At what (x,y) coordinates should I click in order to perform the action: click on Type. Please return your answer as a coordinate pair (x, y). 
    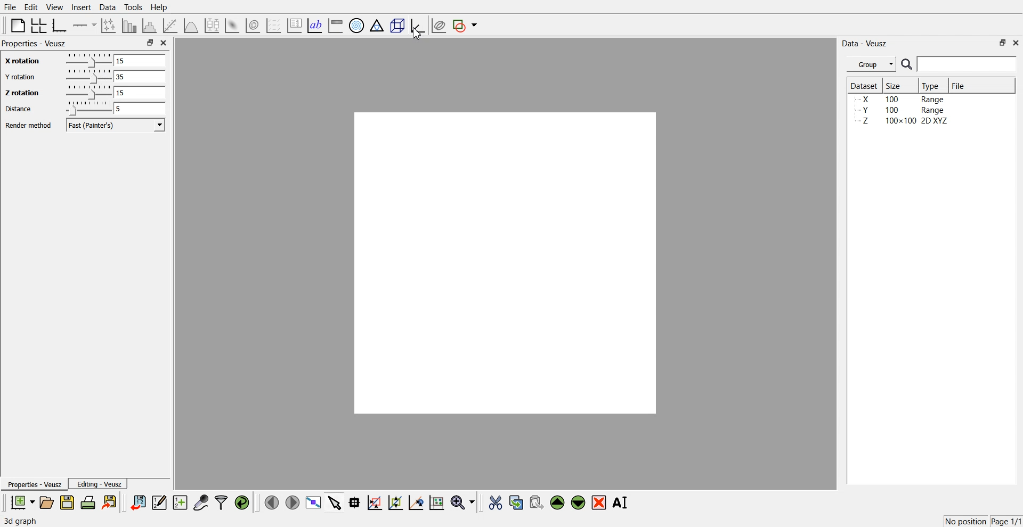
    Looking at the image, I should click on (932, 86).